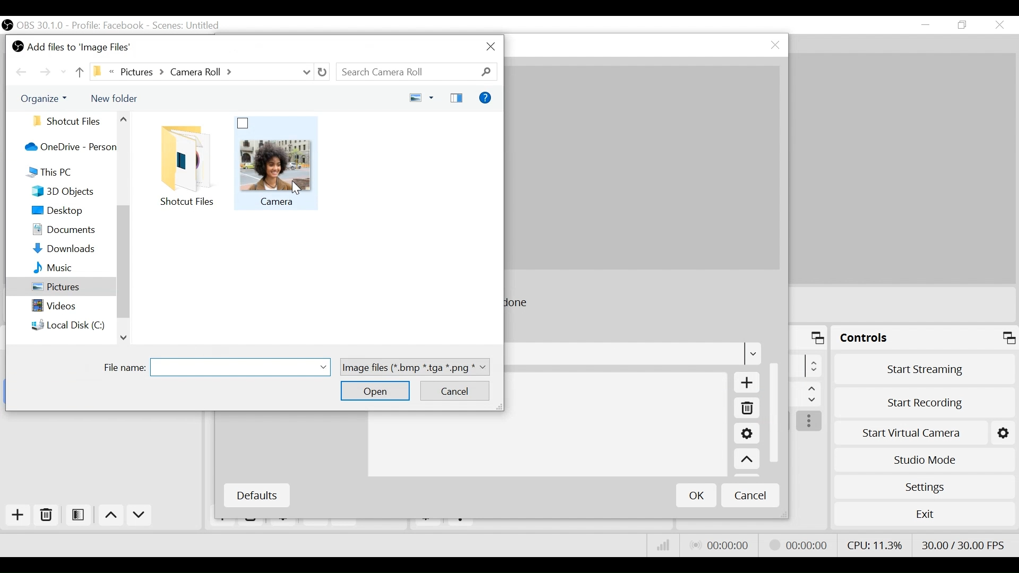  What do you see at coordinates (295, 190) in the screenshot?
I see `cursor` at bounding box center [295, 190].